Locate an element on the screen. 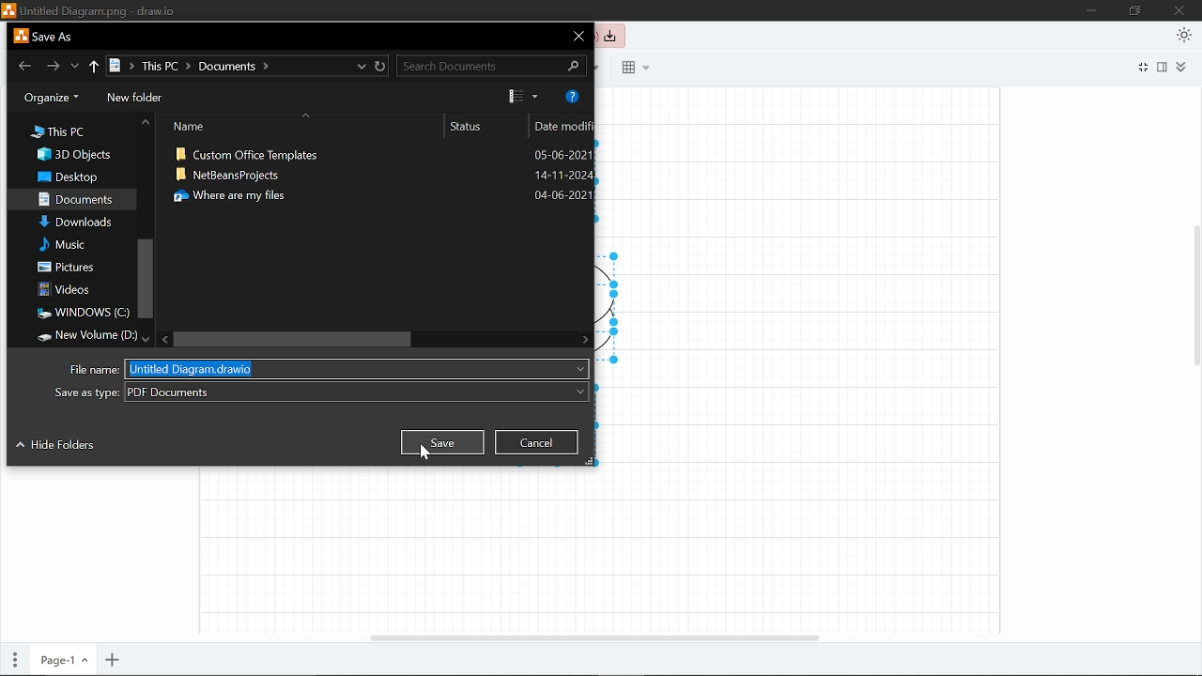 The width and height of the screenshot is (1202, 676). View is located at coordinates (523, 97).